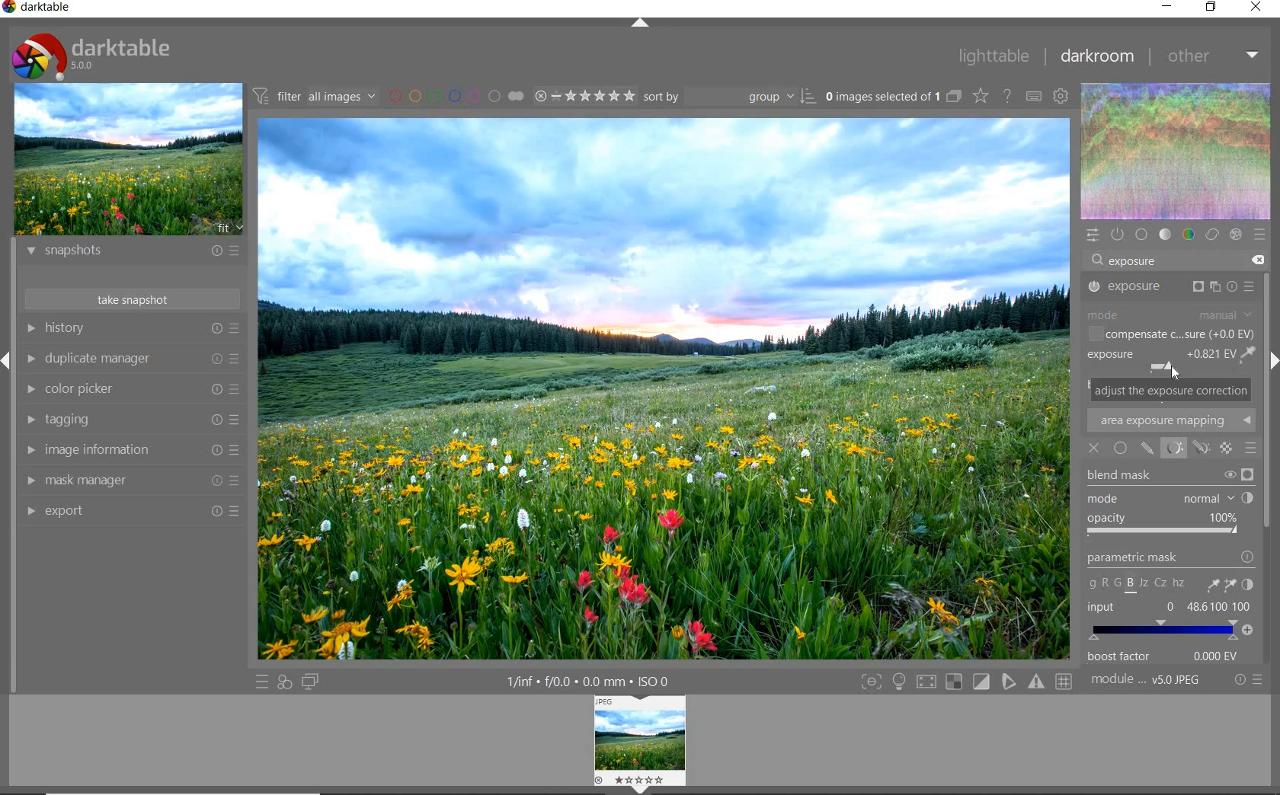 The width and height of the screenshot is (1280, 795). Describe the element at coordinates (133, 254) in the screenshot. I see `snapshots` at that location.